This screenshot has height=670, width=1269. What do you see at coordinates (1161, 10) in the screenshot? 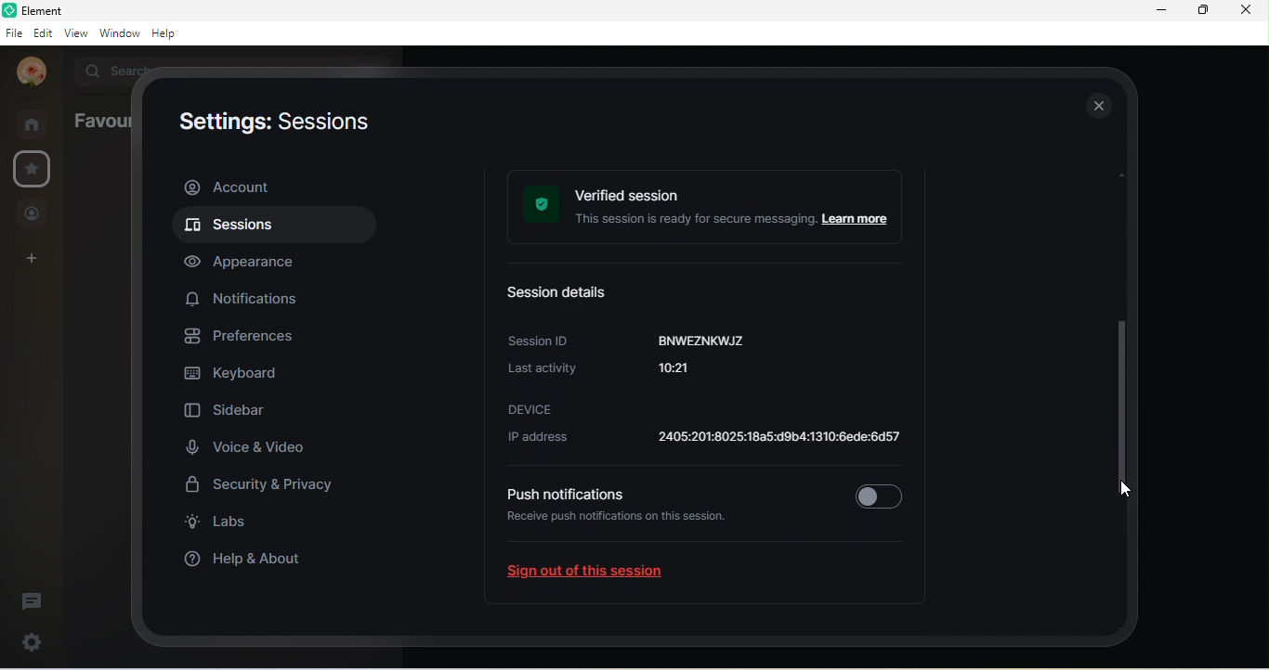
I see `minimize` at bounding box center [1161, 10].